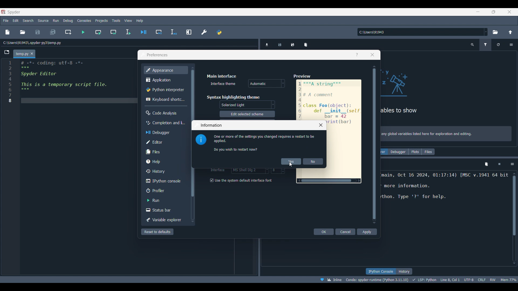  What do you see at coordinates (374, 144) in the screenshot?
I see `Vertical slide bar` at bounding box center [374, 144].